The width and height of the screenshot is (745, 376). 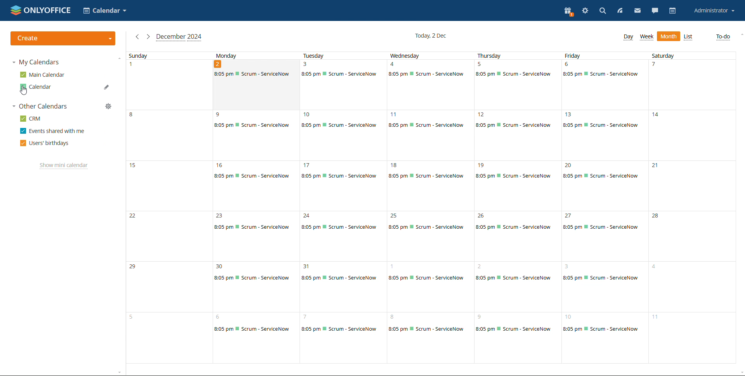 What do you see at coordinates (40, 10) in the screenshot?
I see `logo` at bounding box center [40, 10].